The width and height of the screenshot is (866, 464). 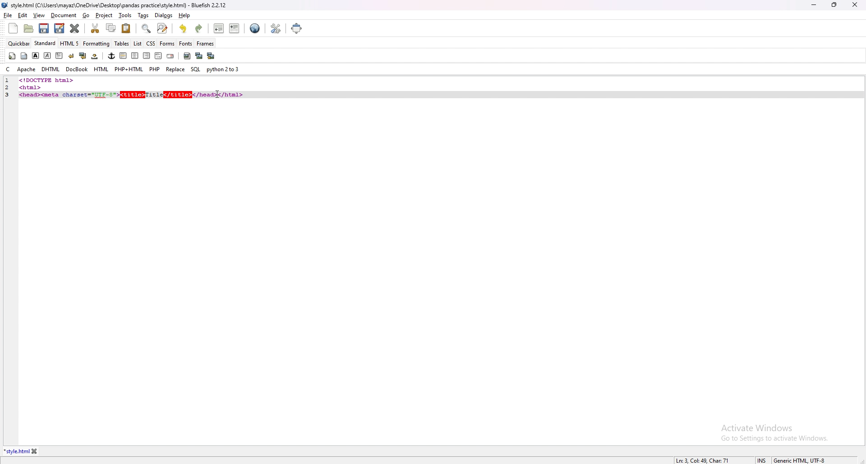 What do you see at coordinates (198, 56) in the screenshot?
I see `insert thumbnail` at bounding box center [198, 56].